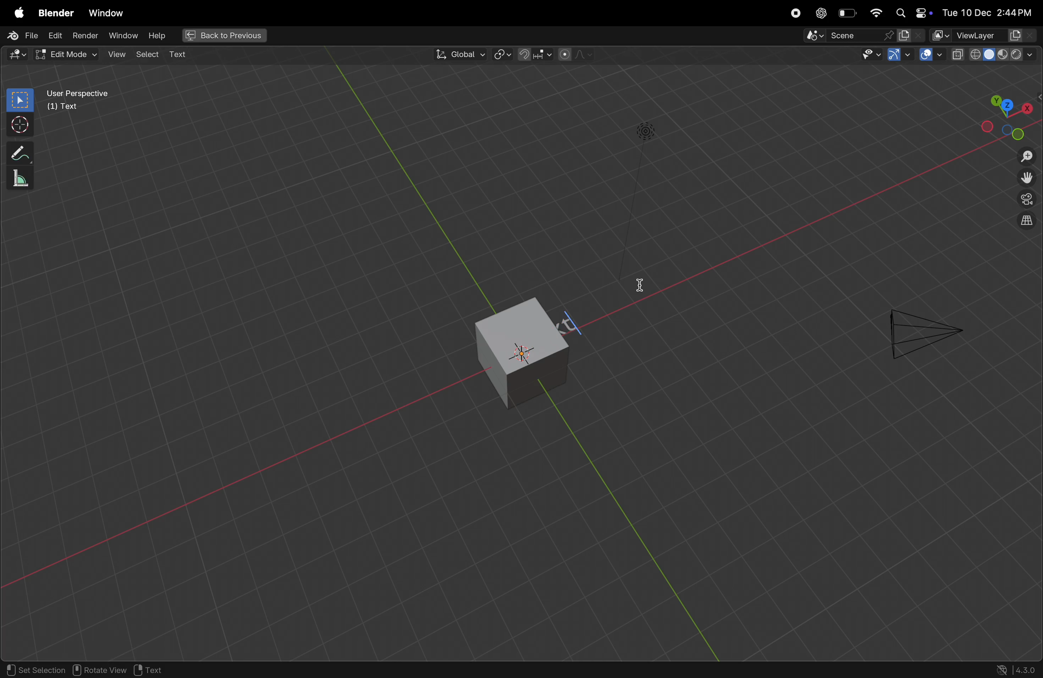 This screenshot has width=1043, height=678. What do you see at coordinates (55, 14) in the screenshot?
I see `Blender` at bounding box center [55, 14].